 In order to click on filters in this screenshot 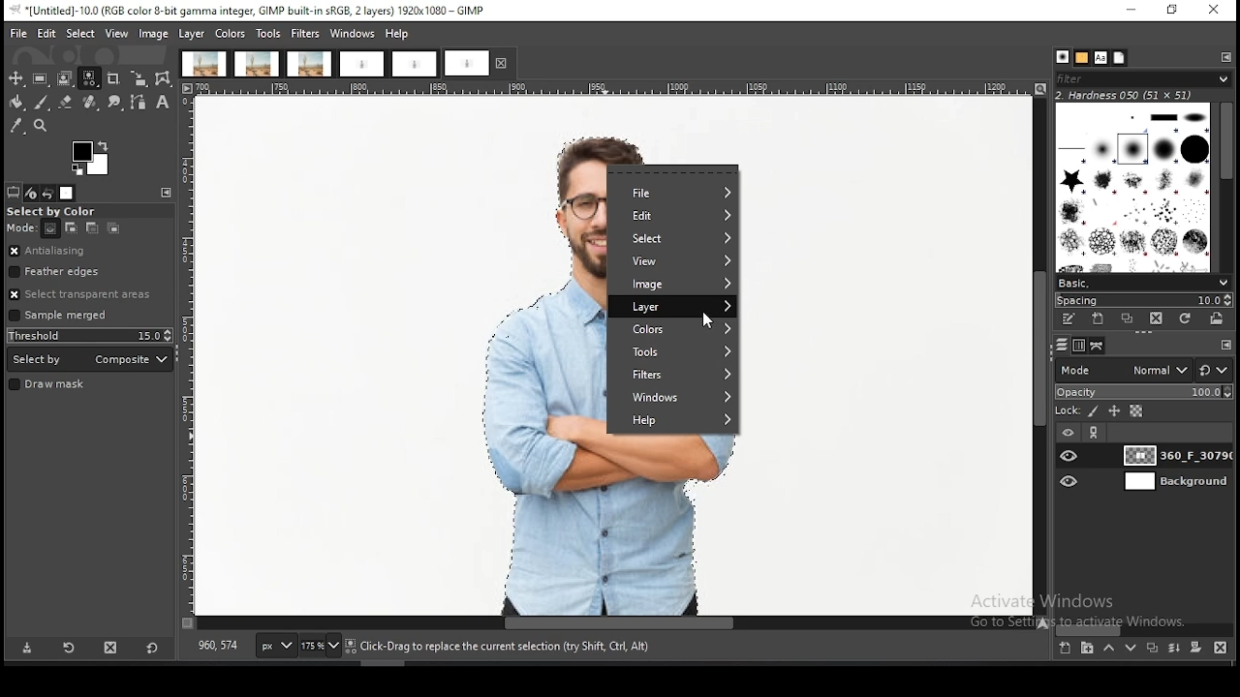, I will do `click(674, 376)`.